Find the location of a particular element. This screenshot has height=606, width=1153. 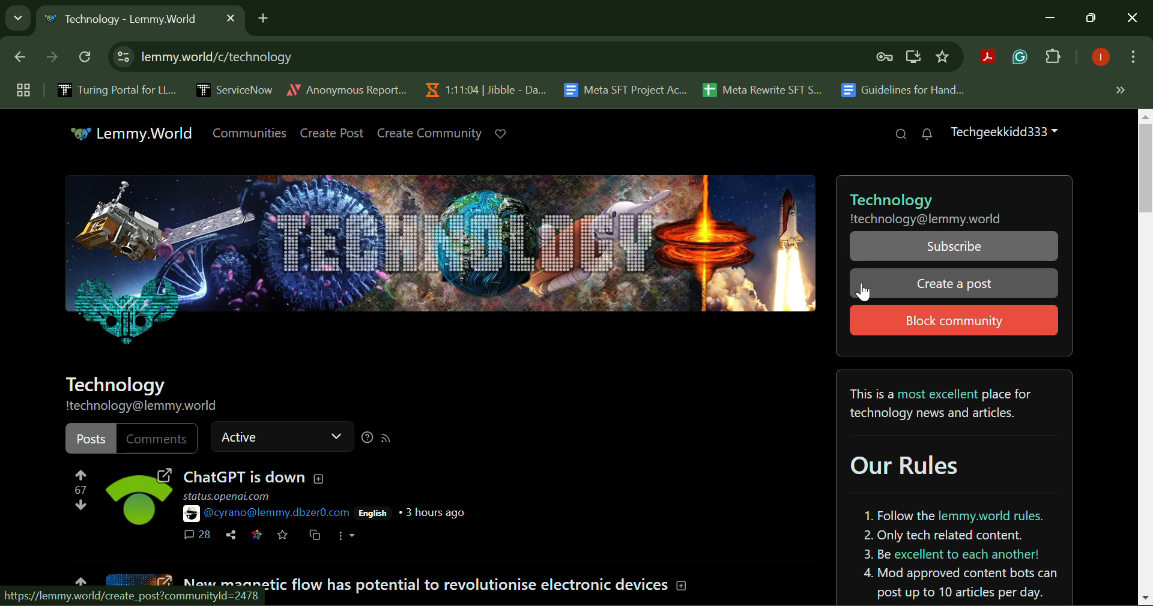

English is located at coordinates (374, 512).